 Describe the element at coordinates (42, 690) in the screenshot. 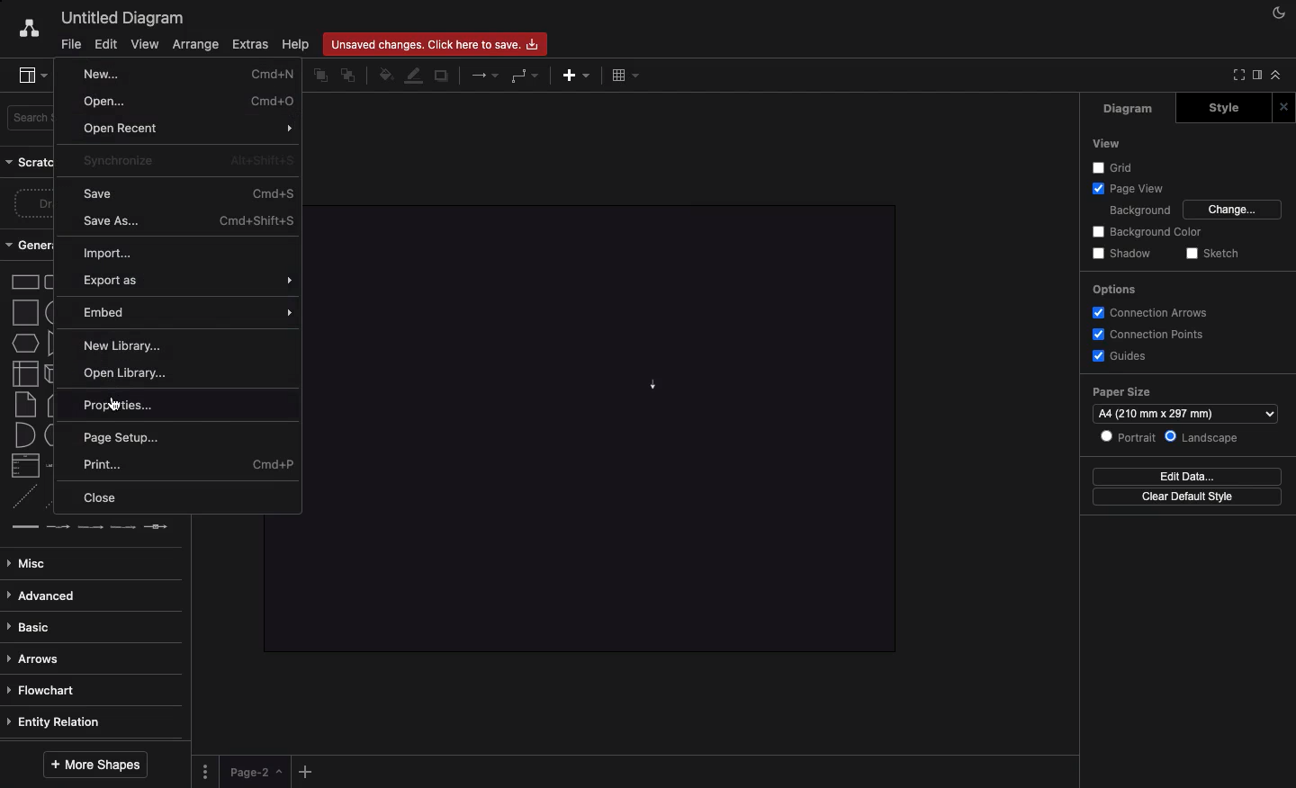

I see `Flowchart` at that location.